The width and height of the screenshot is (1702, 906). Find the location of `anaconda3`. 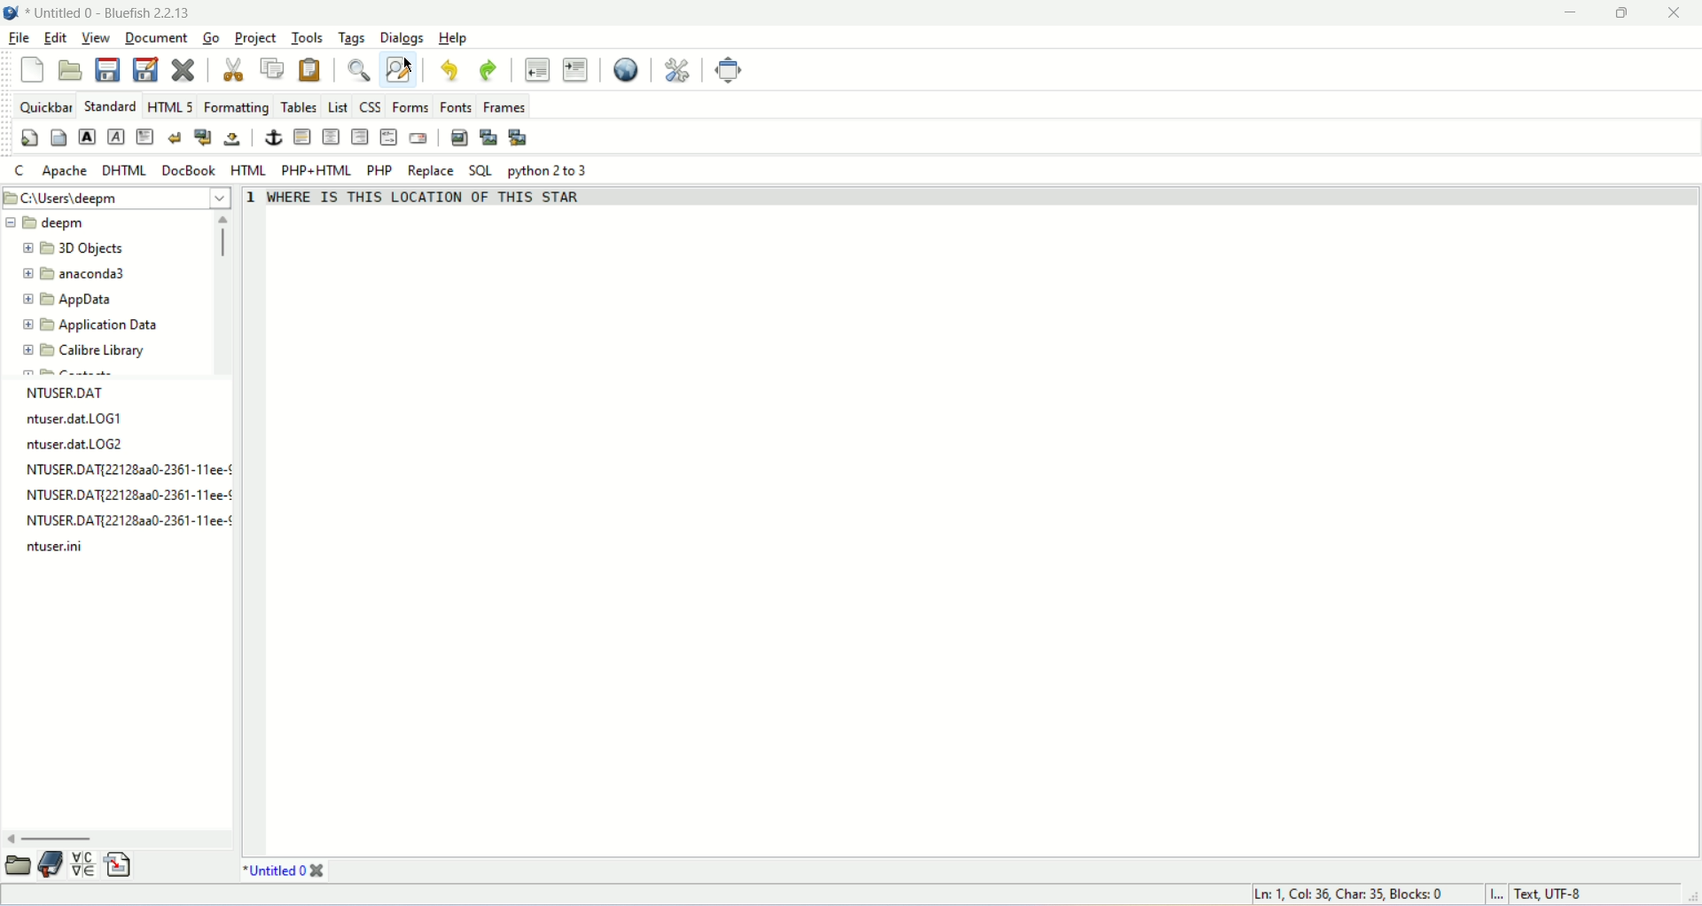

anaconda3 is located at coordinates (75, 275).